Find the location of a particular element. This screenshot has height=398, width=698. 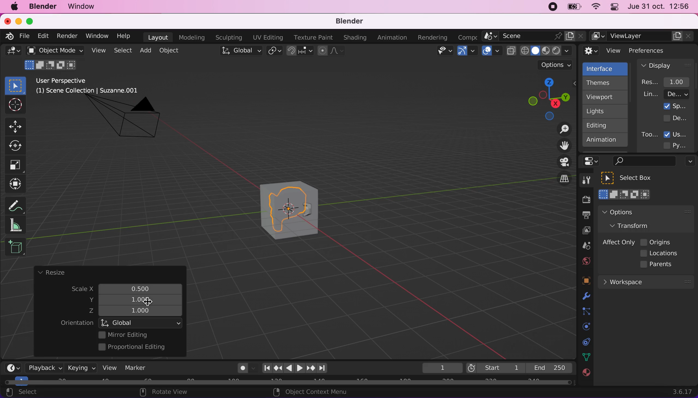

output is located at coordinates (583, 216).